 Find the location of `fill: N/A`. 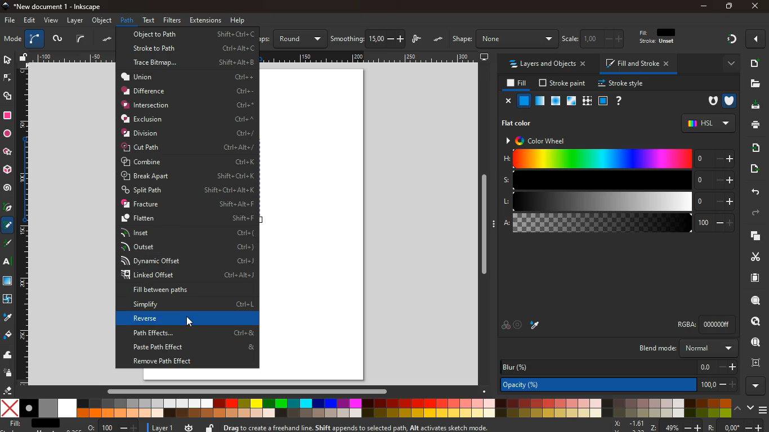

fill: N/A is located at coordinates (32, 424).